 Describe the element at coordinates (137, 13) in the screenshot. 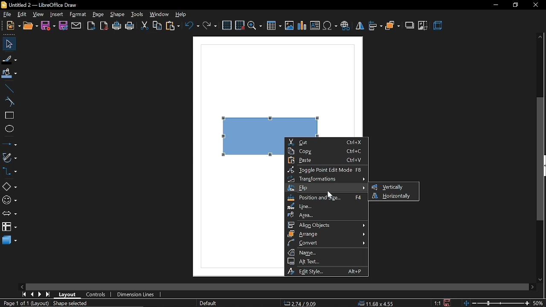

I see `tools` at that location.